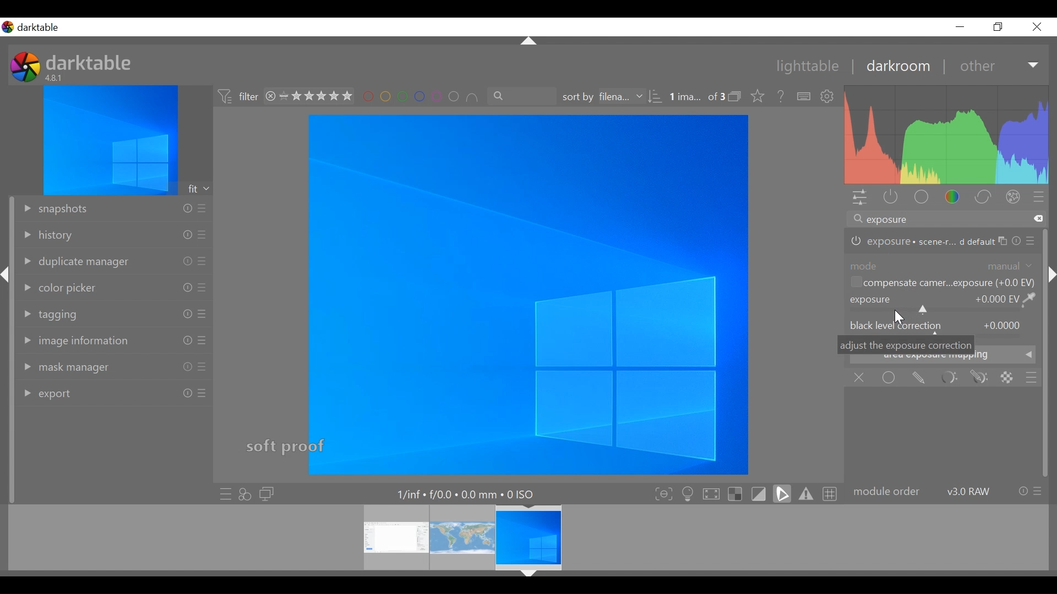 This screenshot has height=594, width=1057. Describe the element at coordinates (187, 261) in the screenshot. I see `info` at that location.